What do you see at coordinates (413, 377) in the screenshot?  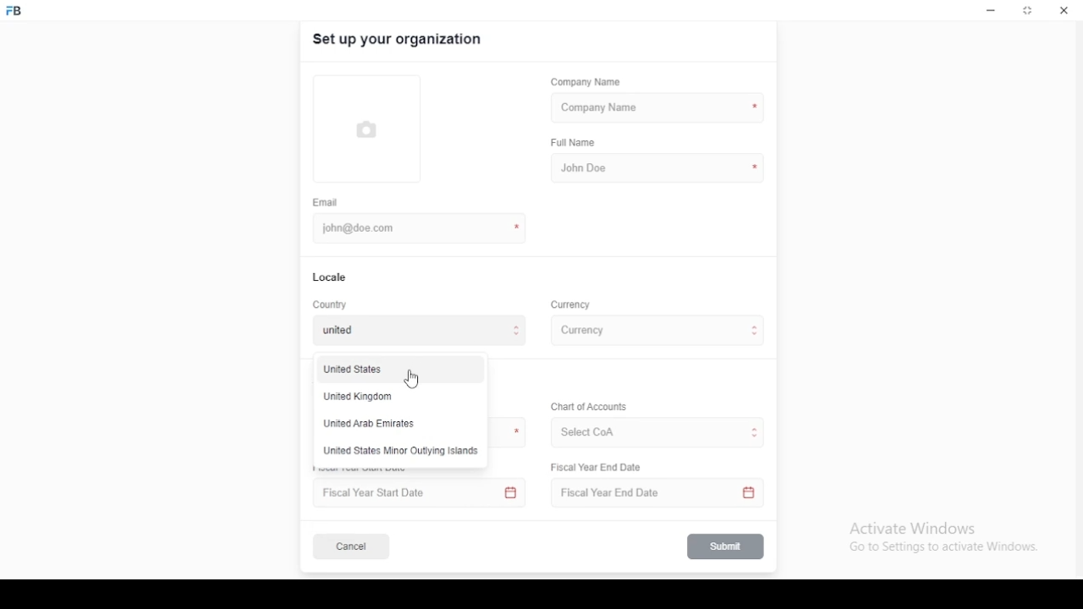 I see `mouse pointer` at bounding box center [413, 377].